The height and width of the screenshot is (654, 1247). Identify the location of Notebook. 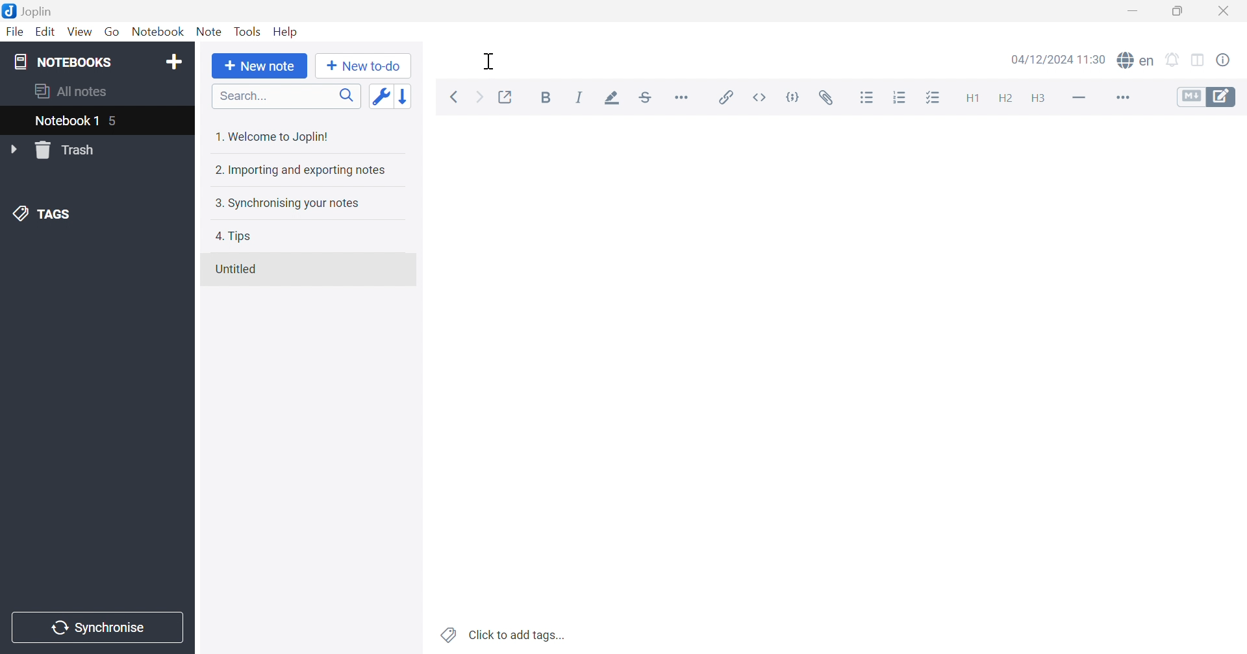
(157, 31).